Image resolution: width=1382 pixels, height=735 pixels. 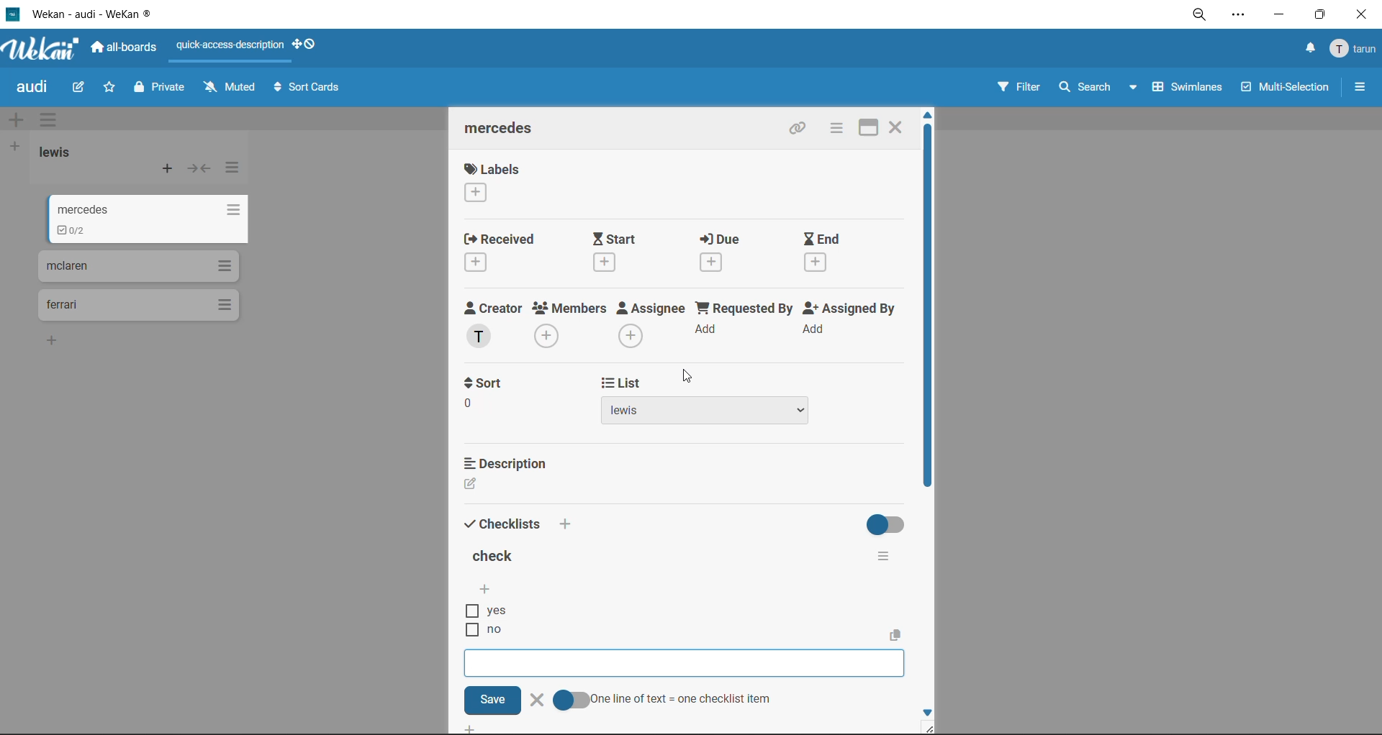 What do you see at coordinates (853, 324) in the screenshot?
I see `assigned by` at bounding box center [853, 324].